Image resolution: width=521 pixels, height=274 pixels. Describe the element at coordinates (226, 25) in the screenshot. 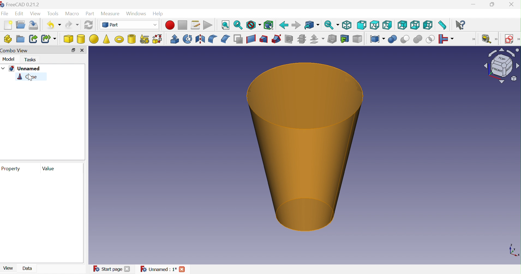

I see `Fit all` at that location.